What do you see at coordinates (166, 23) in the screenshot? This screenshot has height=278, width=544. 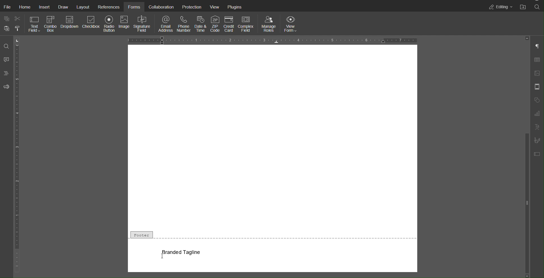 I see `Email Address` at bounding box center [166, 23].